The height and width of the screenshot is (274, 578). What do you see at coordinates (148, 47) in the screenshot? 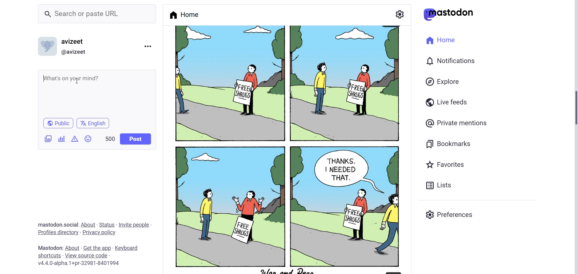
I see `Menu` at bounding box center [148, 47].